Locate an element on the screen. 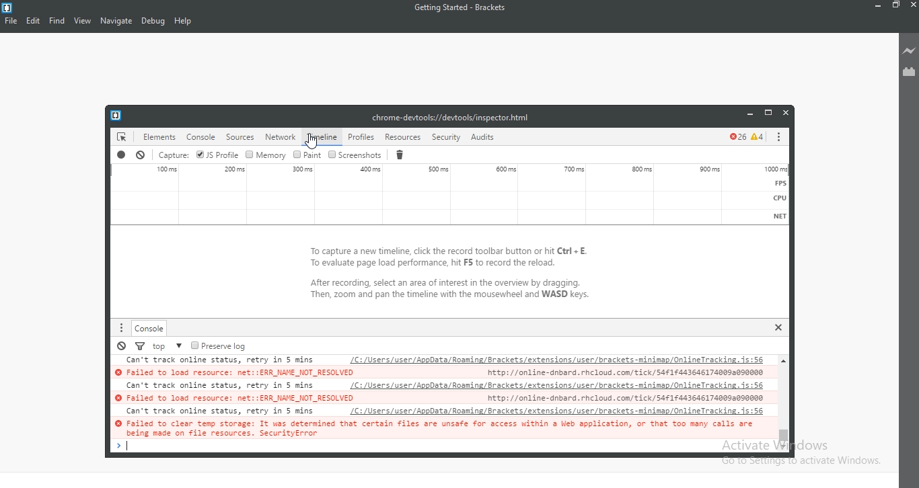  Navigate is located at coordinates (116, 22).